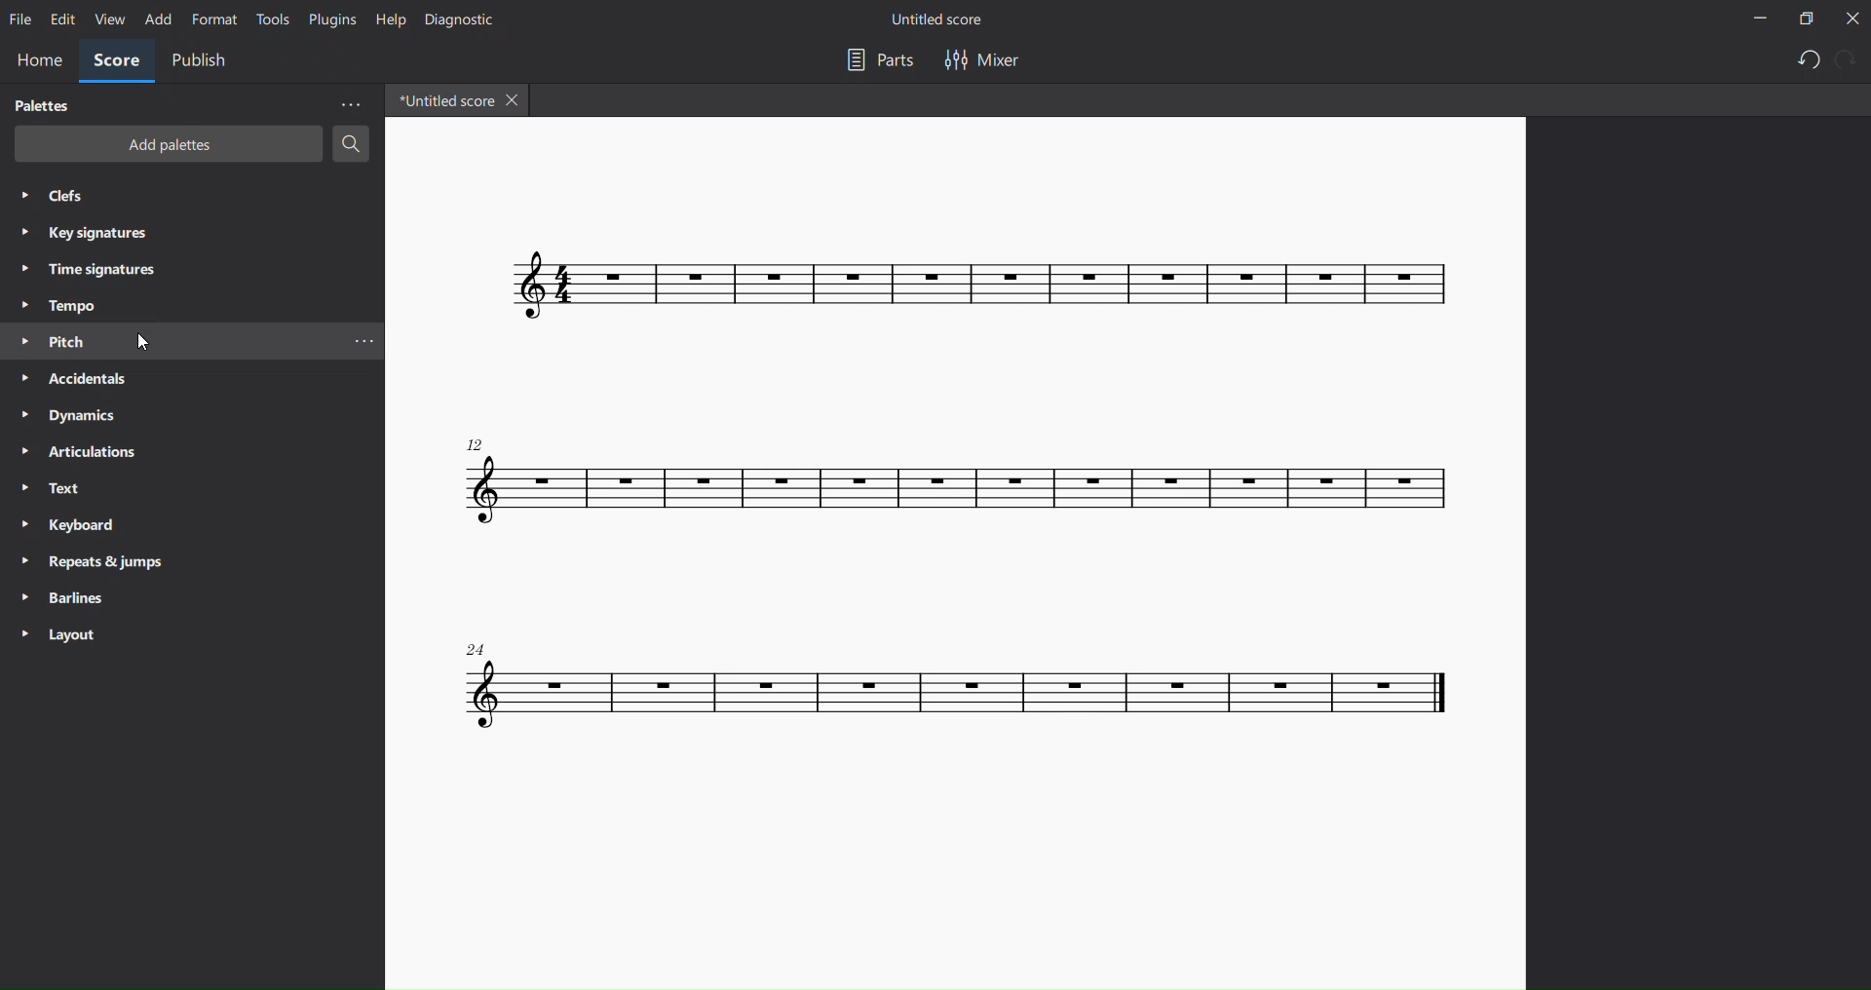  I want to click on close, so click(1851, 18).